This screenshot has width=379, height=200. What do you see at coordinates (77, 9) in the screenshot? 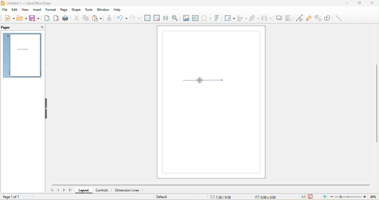
I see `shape` at bounding box center [77, 9].